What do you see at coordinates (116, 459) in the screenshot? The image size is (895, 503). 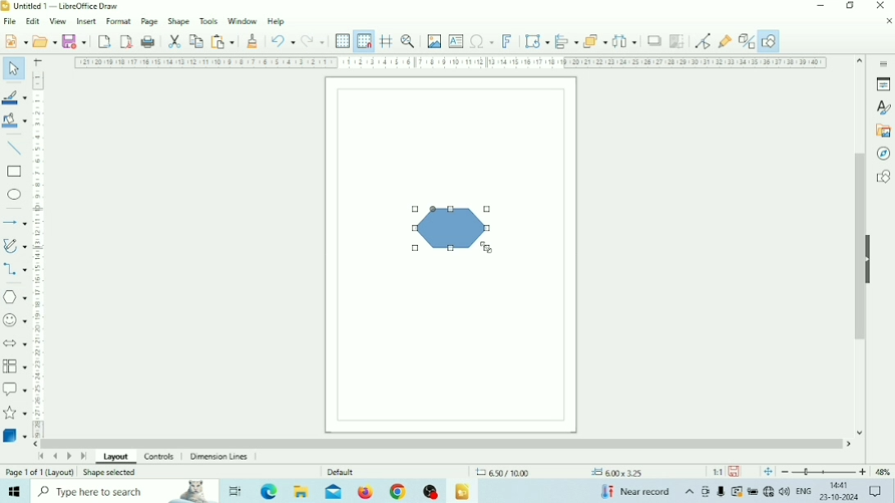 I see `Layout` at bounding box center [116, 459].